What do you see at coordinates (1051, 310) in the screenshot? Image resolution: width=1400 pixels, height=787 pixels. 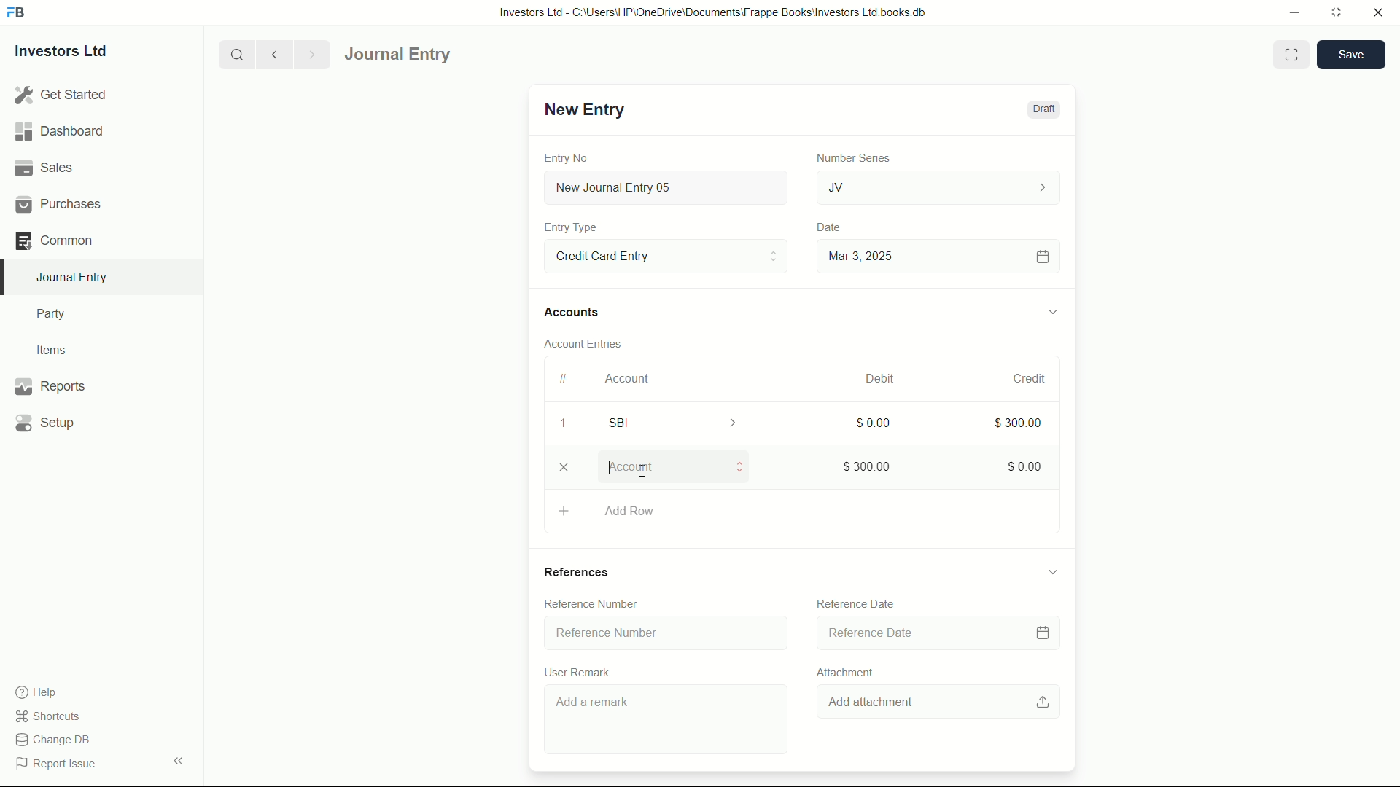 I see `expand/collapse` at bounding box center [1051, 310].